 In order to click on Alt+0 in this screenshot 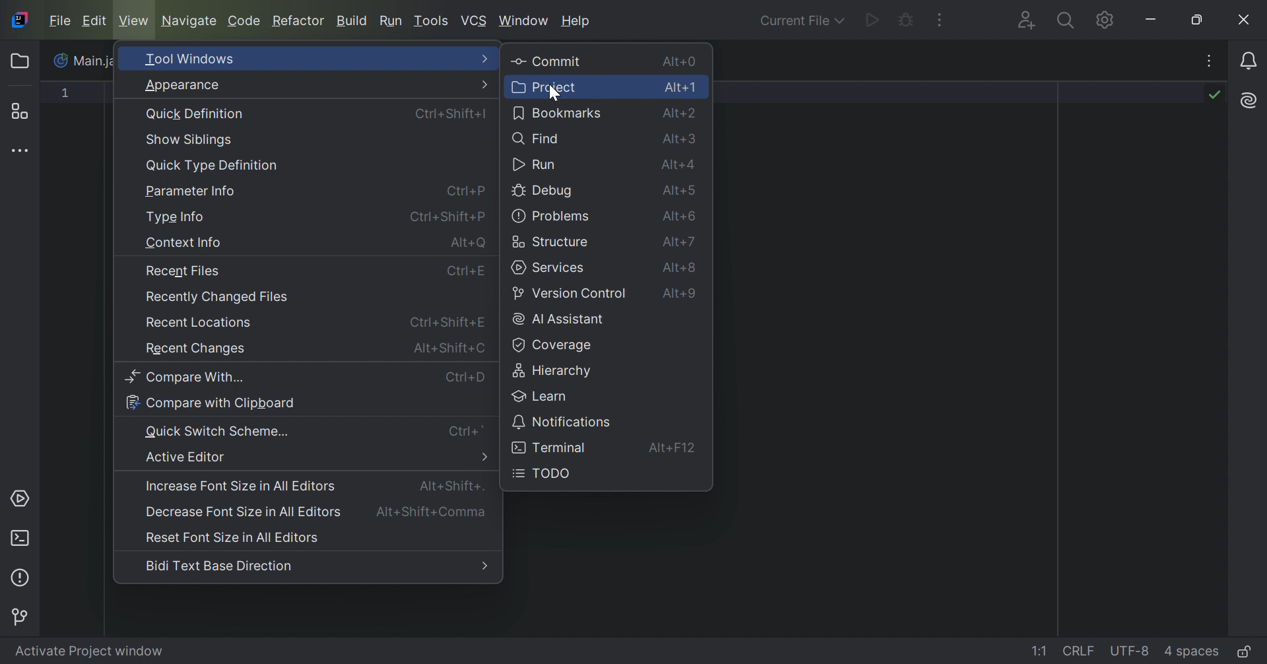, I will do `click(677, 61)`.